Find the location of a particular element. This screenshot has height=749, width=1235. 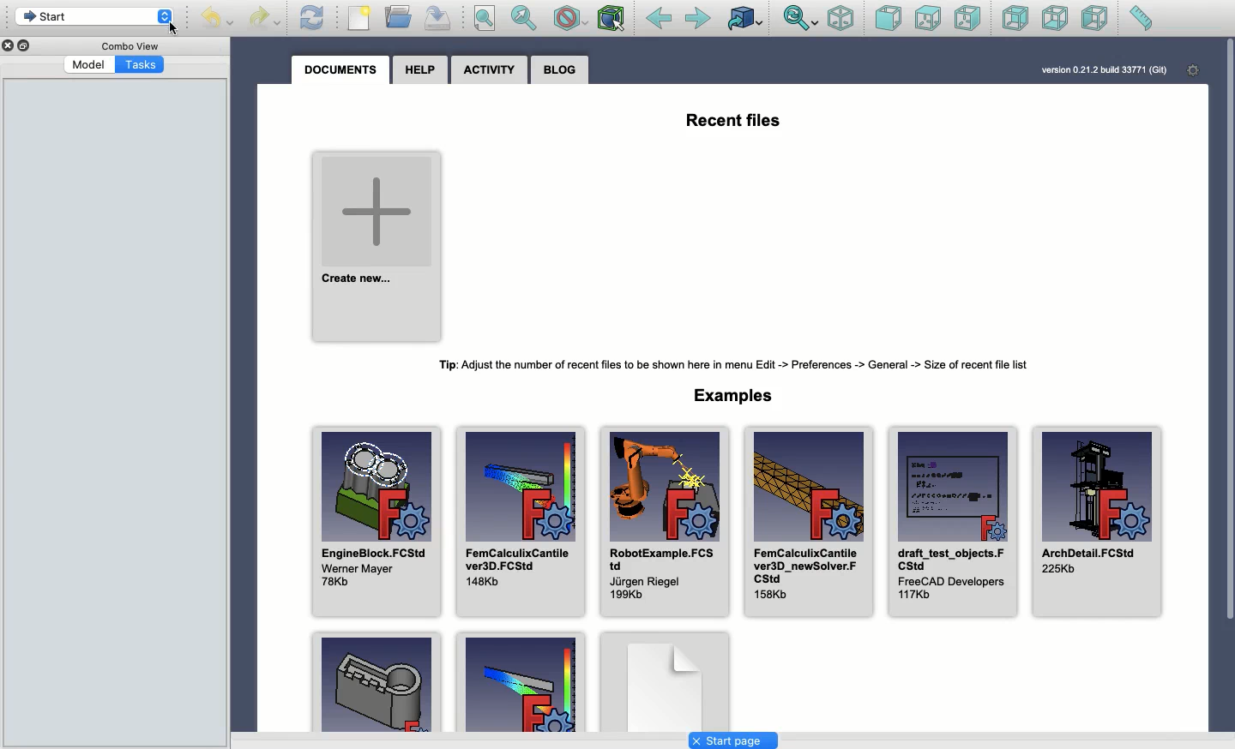

ArchDetail.FCStd 229Kb is located at coordinates (1098, 521).